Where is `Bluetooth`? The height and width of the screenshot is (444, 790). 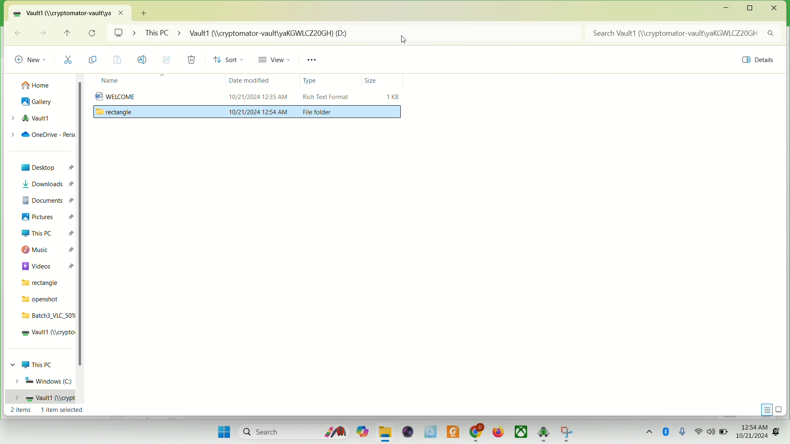 Bluetooth is located at coordinates (667, 432).